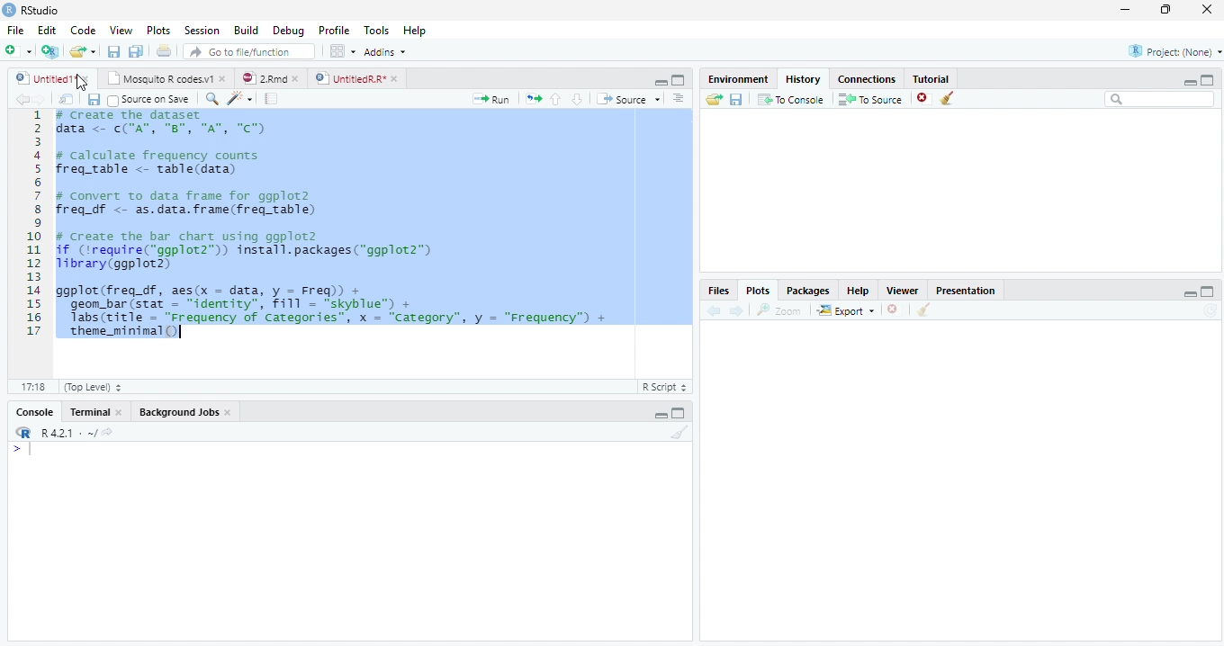 This screenshot has width=1224, height=646. Describe the element at coordinates (1191, 295) in the screenshot. I see `Minimize` at that location.